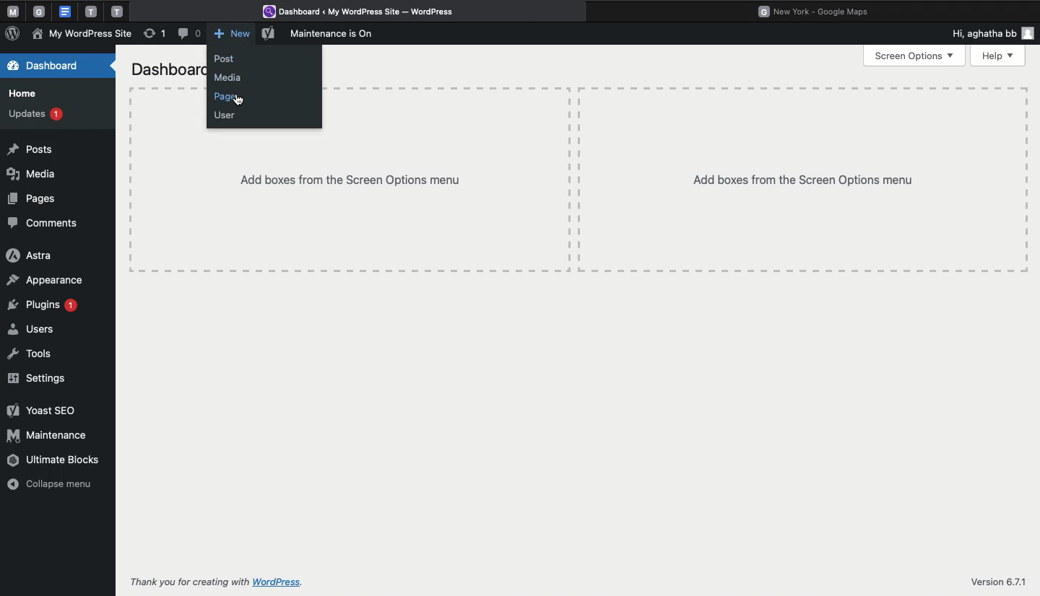 The height and width of the screenshot is (596, 1040). Describe the element at coordinates (226, 116) in the screenshot. I see `User` at that location.